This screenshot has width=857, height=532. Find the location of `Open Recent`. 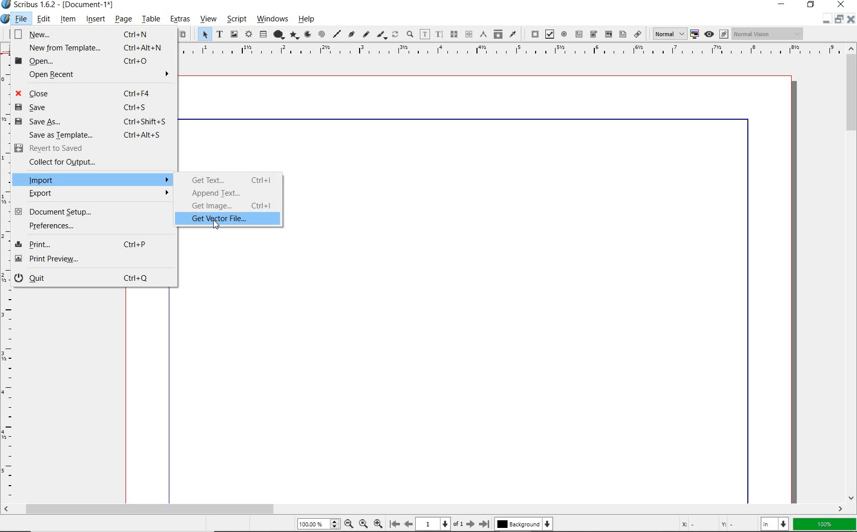

Open Recent is located at coordinates (94, 75).